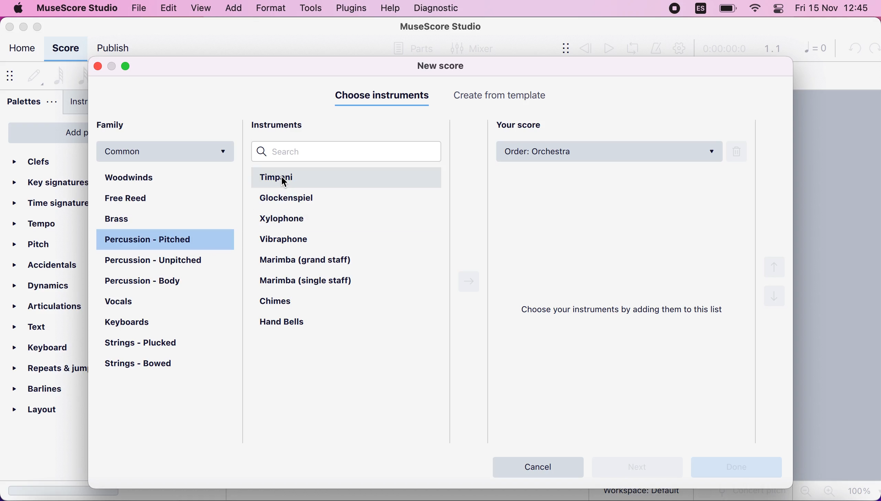 This screenshot has width=881, height=501. Describe the element at coordinates (146, 343) in the screenshot. I see `strings - plucked` at that location.